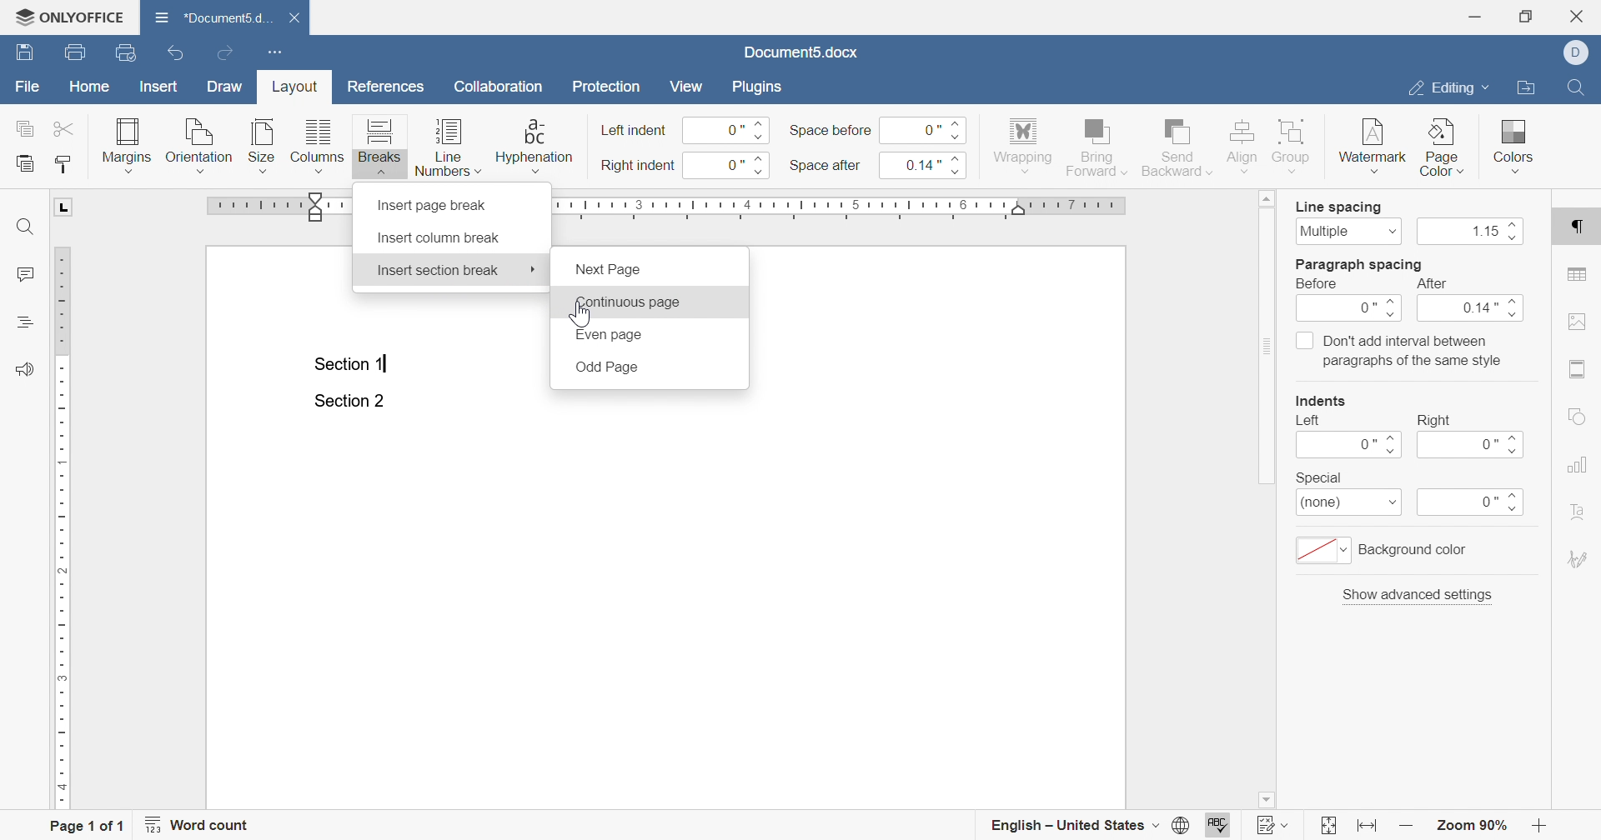 Image resolution: width=1601 pixels, height=840 pixels. I want to click on line numbers, so click(448, 147).